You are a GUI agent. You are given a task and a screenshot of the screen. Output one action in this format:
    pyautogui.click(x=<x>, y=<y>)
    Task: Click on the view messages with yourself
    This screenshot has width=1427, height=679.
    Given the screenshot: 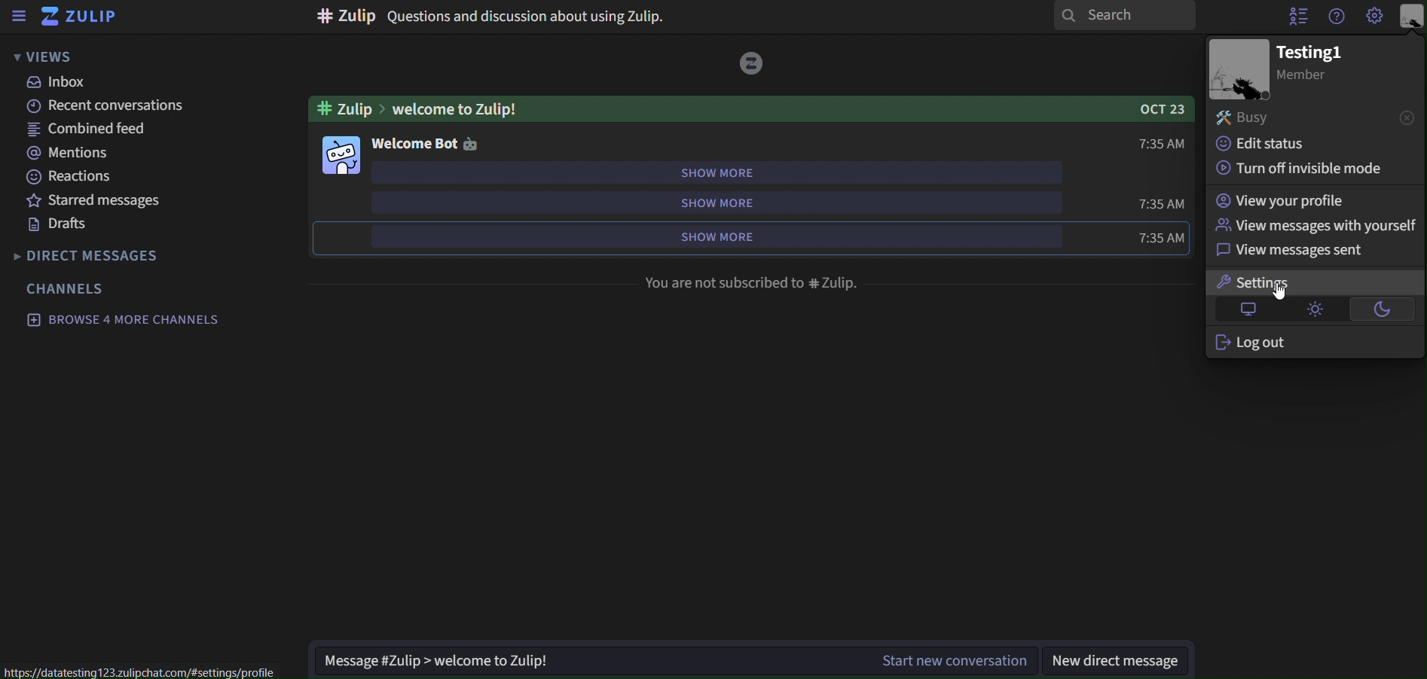 What is the action you would take?
    pyautogui.click(x=1317, y=224)
    